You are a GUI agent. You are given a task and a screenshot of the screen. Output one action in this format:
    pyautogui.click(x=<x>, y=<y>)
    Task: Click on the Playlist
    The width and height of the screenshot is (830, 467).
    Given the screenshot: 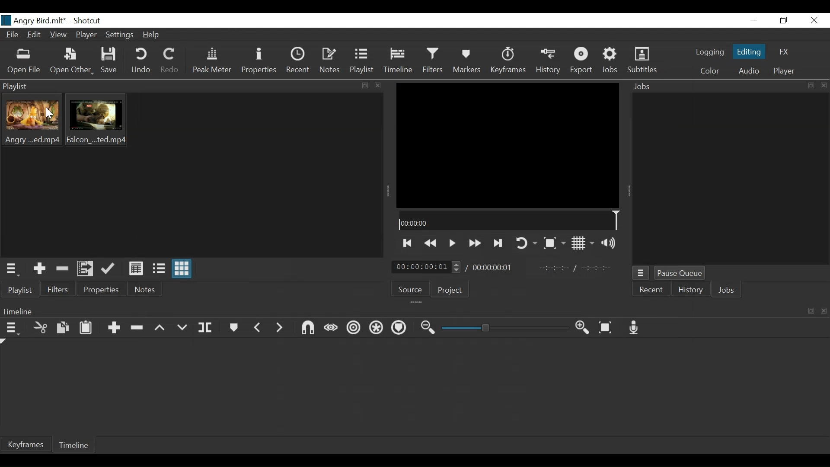 What is the action you would take?
    pyautogui.click(x=364, y=61)
    